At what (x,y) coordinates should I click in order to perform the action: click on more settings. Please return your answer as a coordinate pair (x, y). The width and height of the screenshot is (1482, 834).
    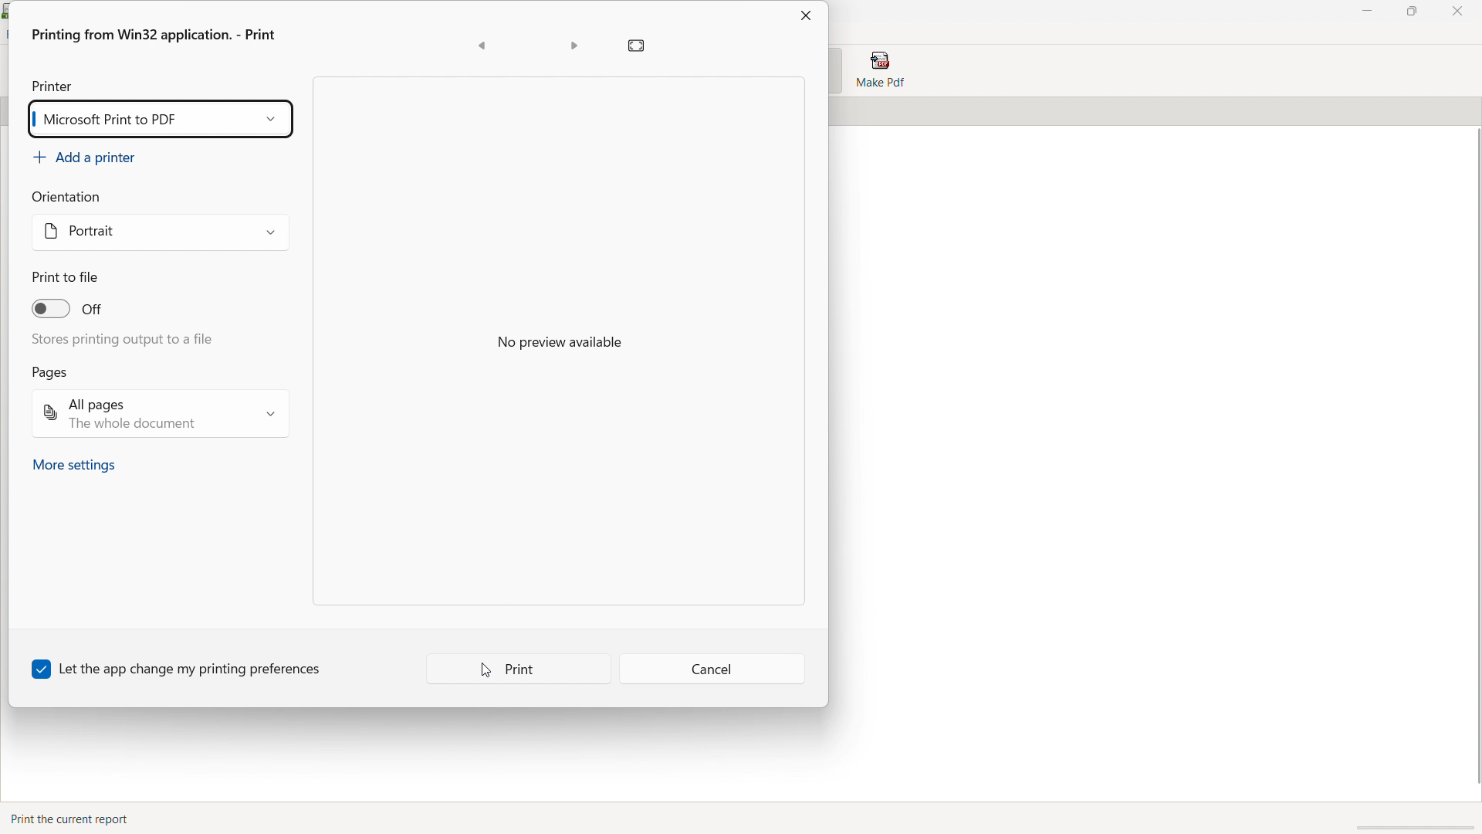
    Looking at the image, I should click on (76, 466).